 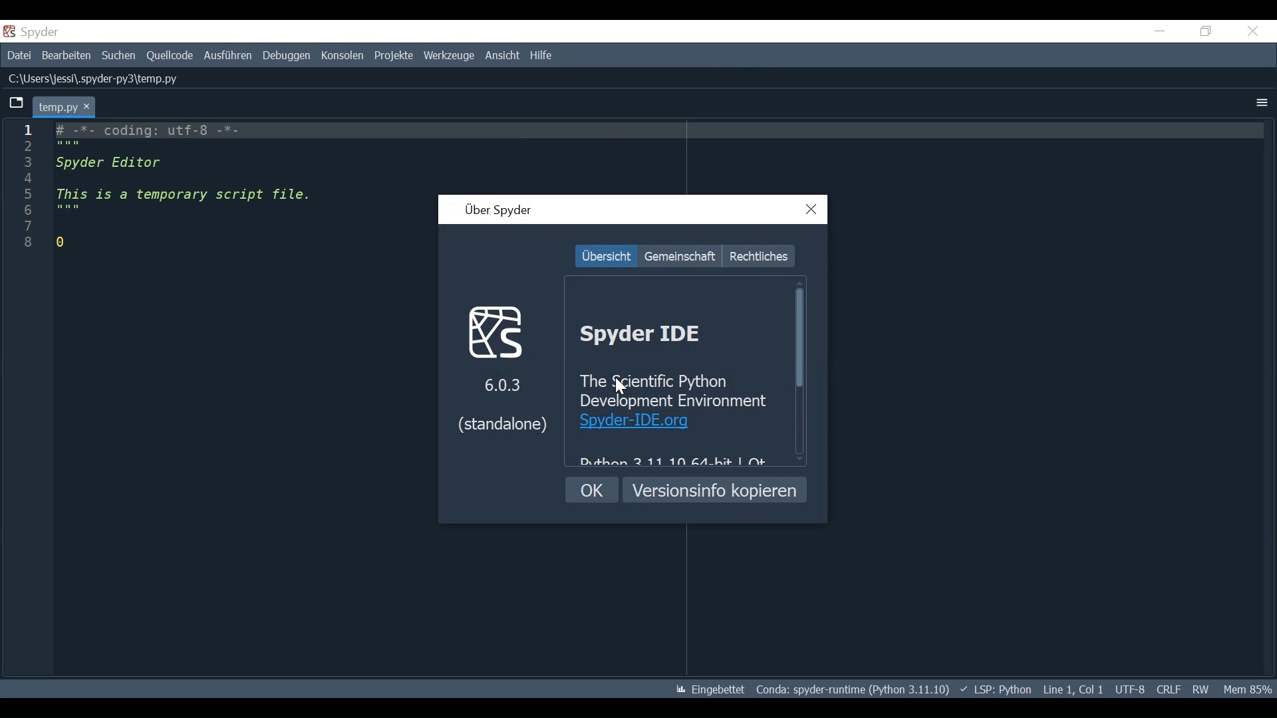 I want to click on Memory Usage, so click(x=1248, y=689).